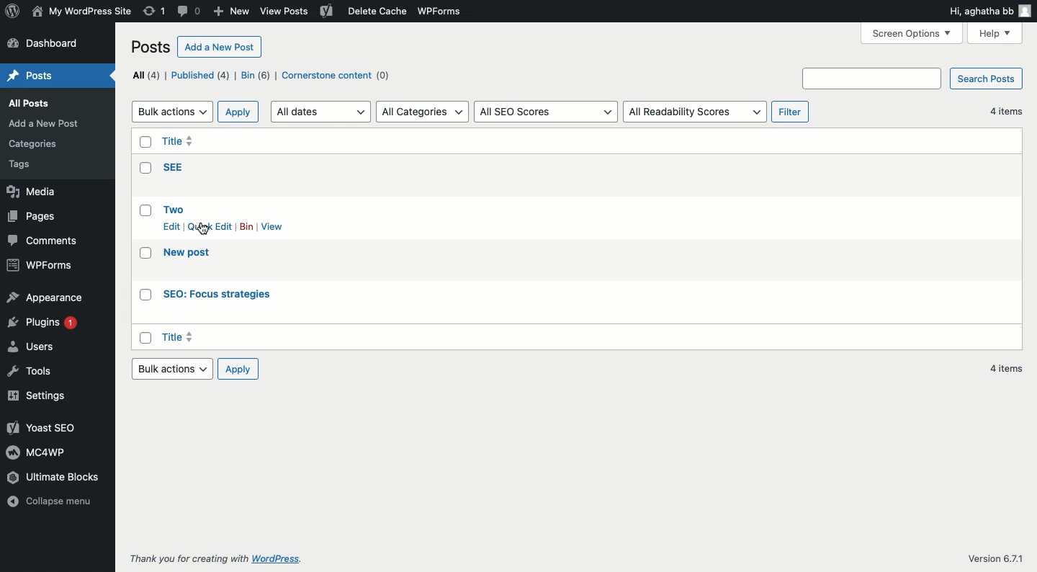  I want to click on Bin, so click(248, 226).